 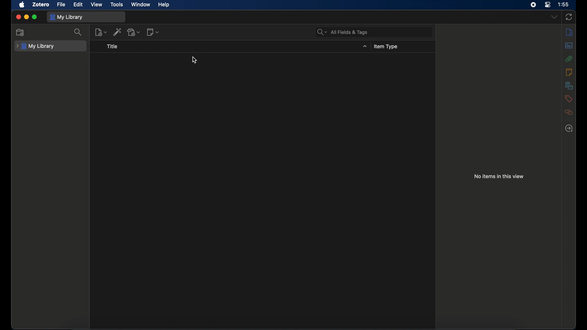 What do you see at coordinates (533, 5) in the screenshot?
I see `screen recorder` at bounding box center [533, 5].